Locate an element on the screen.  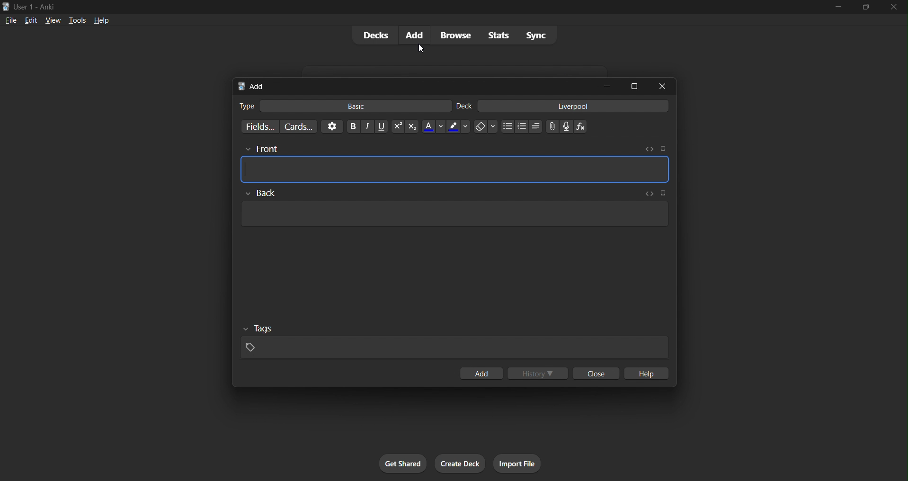
close is located at coordinates (895, 8).